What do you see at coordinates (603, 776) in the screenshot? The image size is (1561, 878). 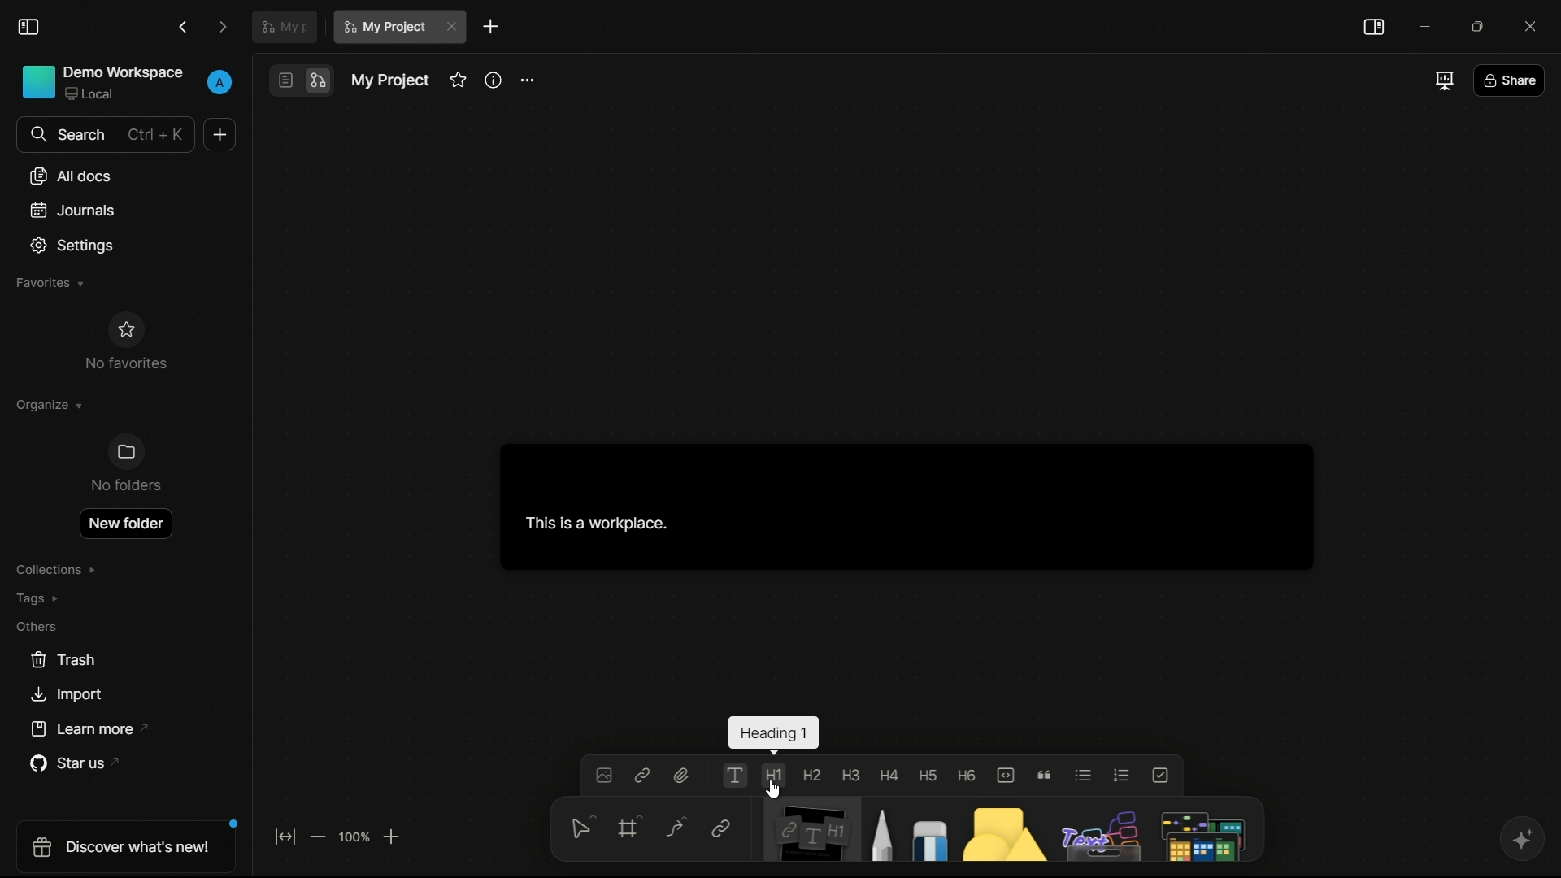 I see `insert image` at bounding box center [603, 776].